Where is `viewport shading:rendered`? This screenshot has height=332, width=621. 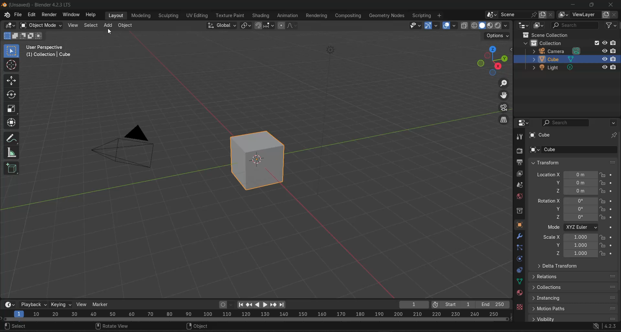 viewport shading:rendered is located at coordinates (497, 25).